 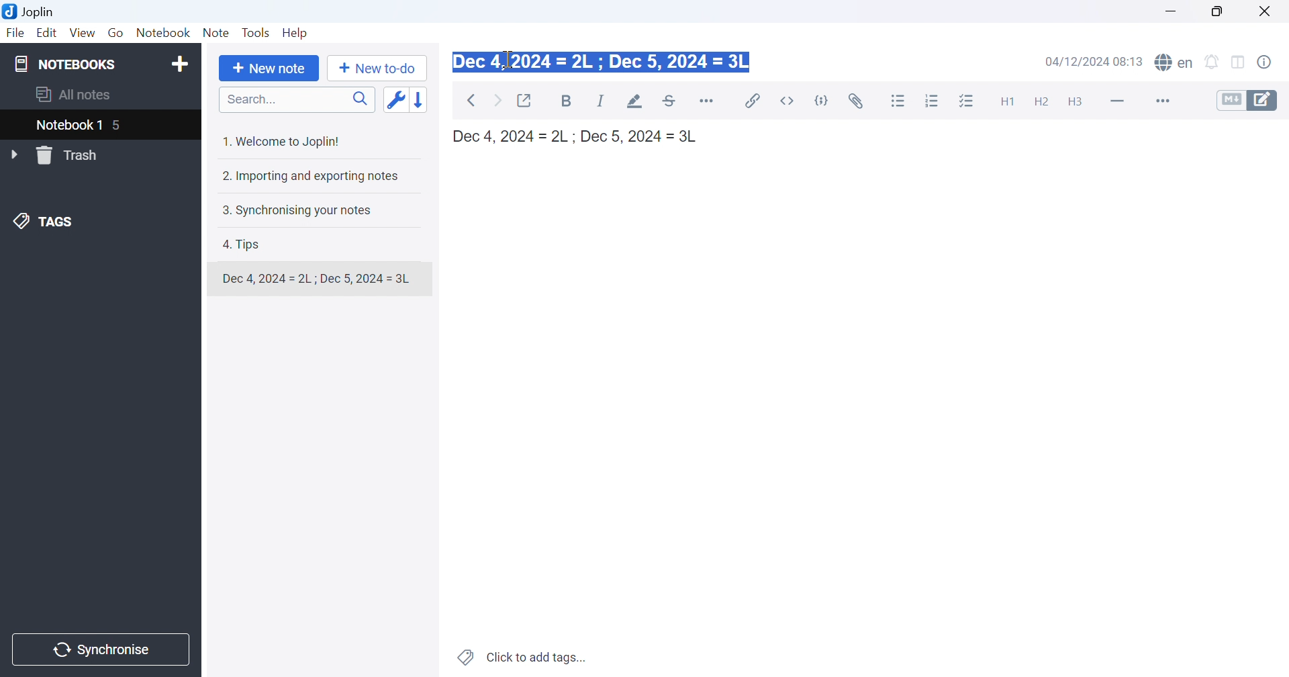 What do you see at coordinates (1214, 61) in the screenshot?
I see `Set alarm` at bounding box center [1214, 61].